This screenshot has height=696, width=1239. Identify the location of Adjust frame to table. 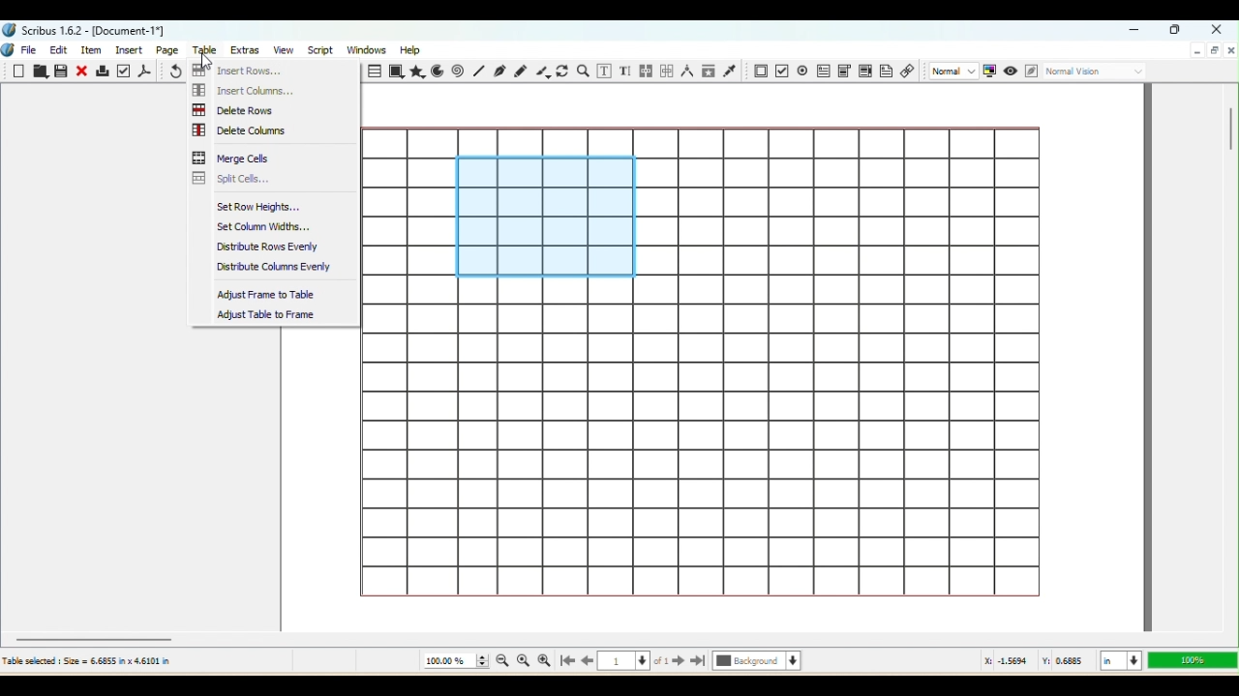
(265, 295).